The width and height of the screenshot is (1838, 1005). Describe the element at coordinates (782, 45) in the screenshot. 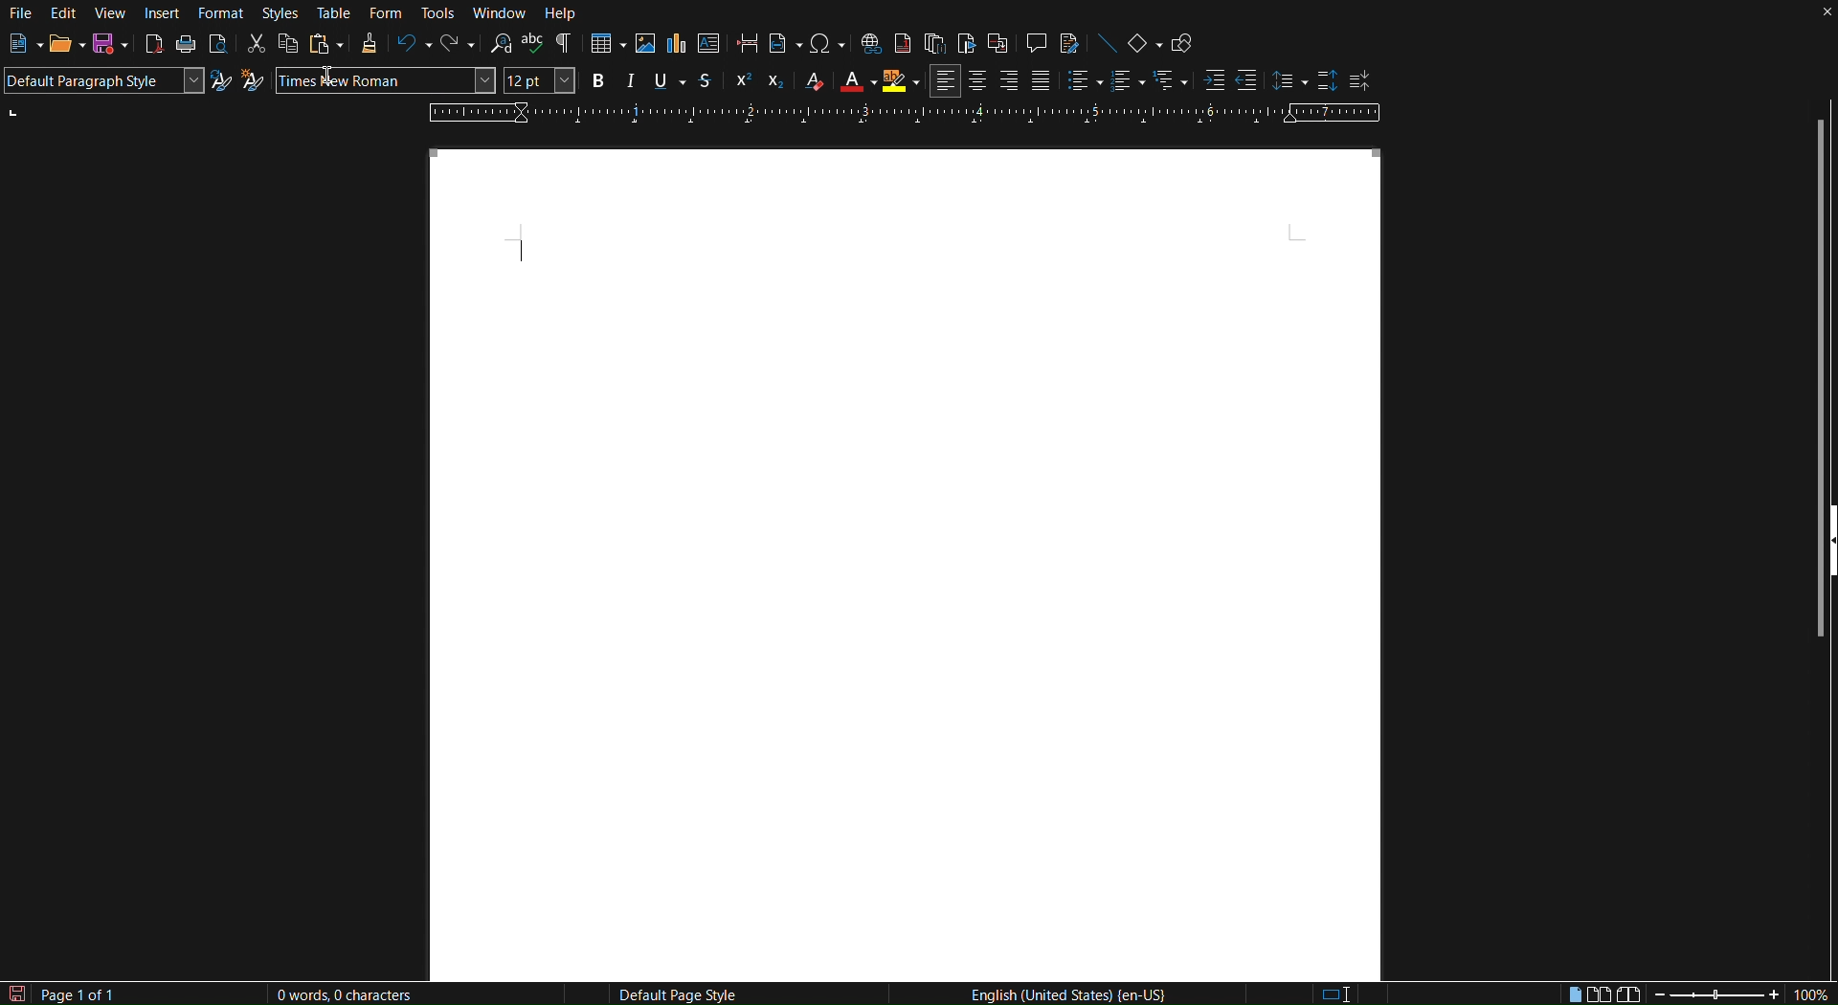

I see `Insert Field` at that location.